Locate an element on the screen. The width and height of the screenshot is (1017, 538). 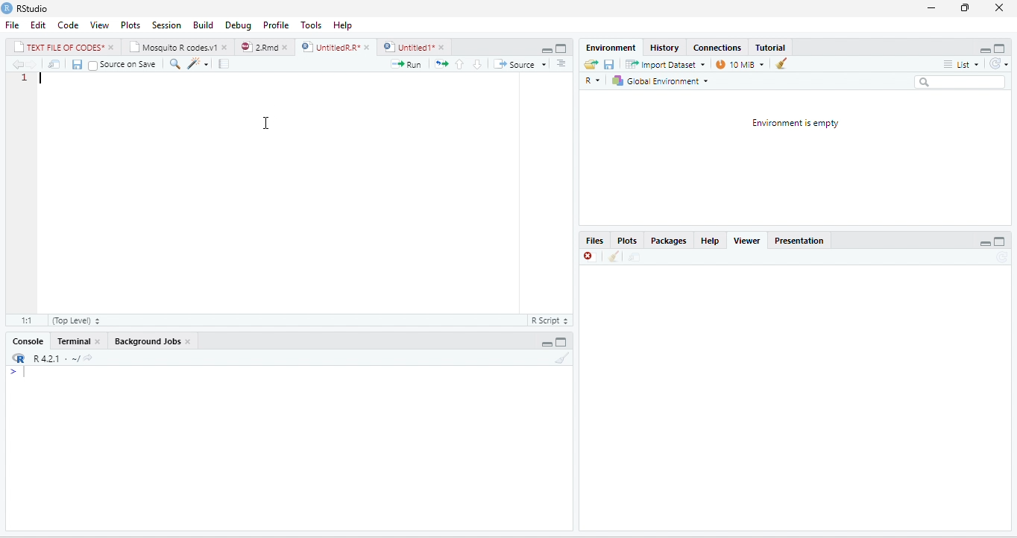
Viewer is located at coordinates (751, 241).